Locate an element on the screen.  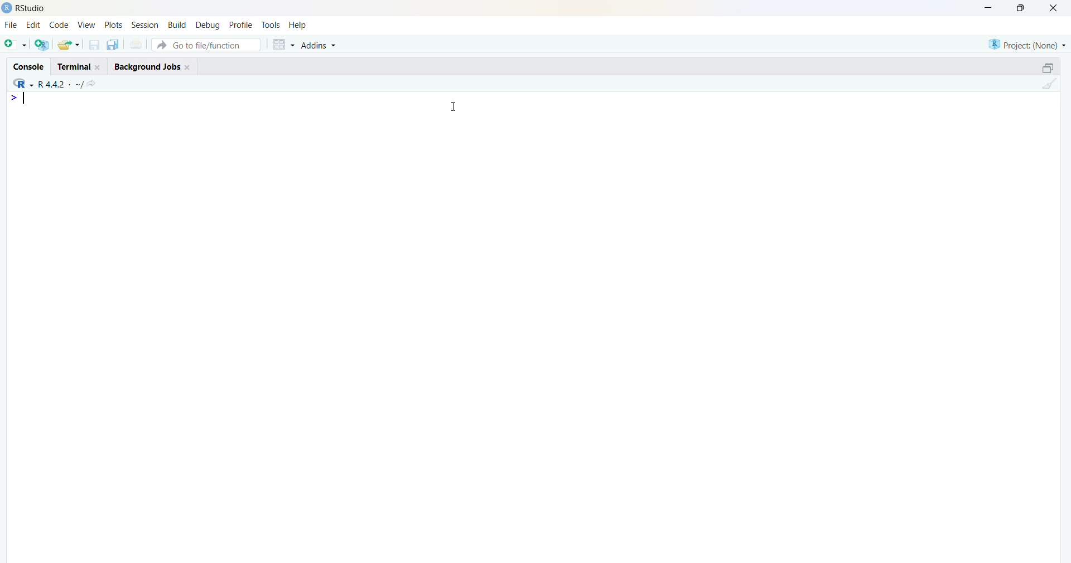
open an existing file is located at coordinates (68, 44).